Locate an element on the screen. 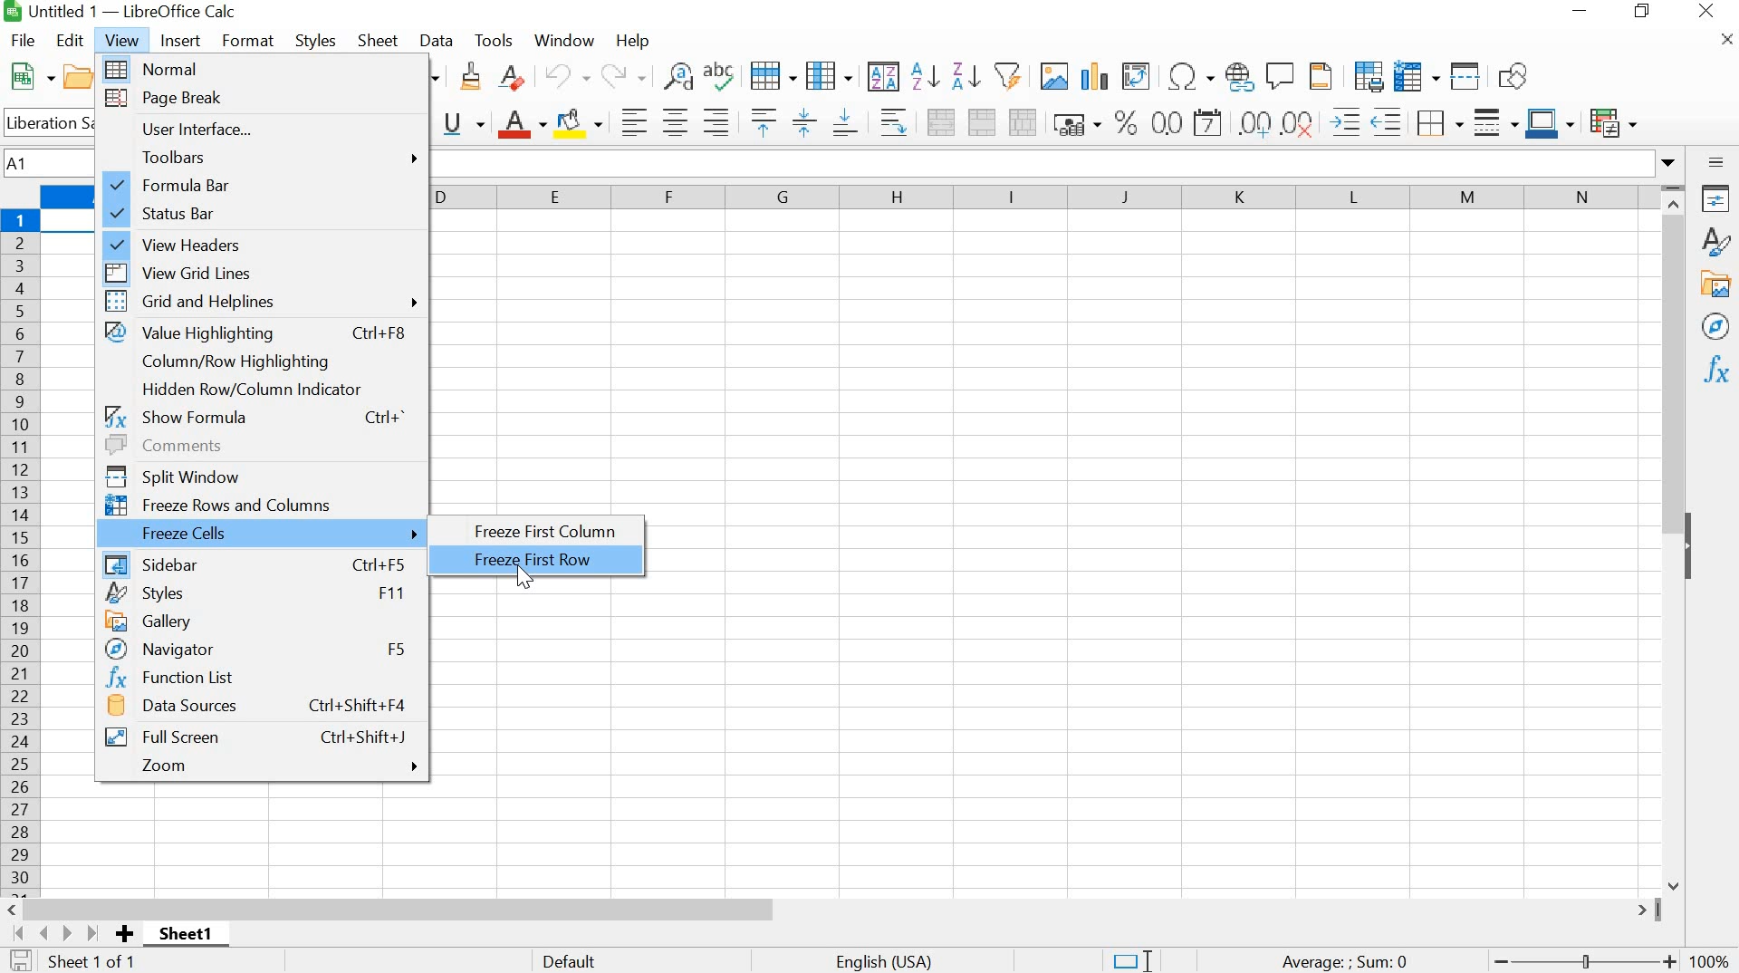  BORDER STYLE is located at coordinates (1494, 122).